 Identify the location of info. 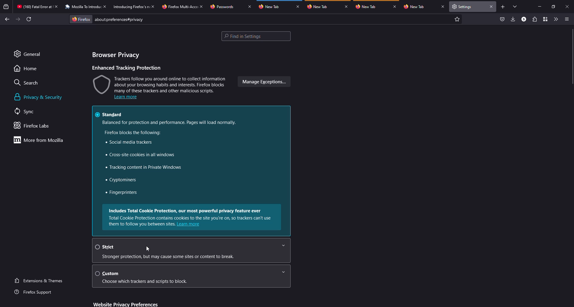
(160, 83).